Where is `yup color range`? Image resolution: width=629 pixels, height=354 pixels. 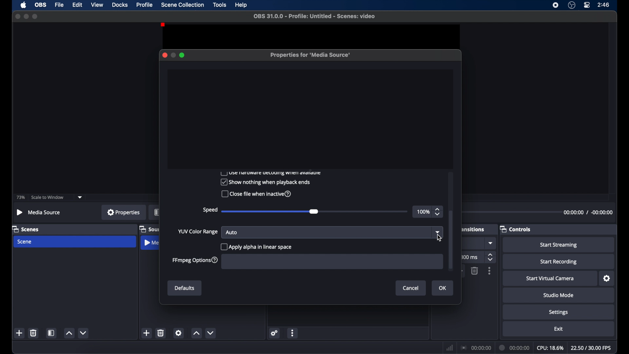 yup color range is located at coordinates (198, 231).